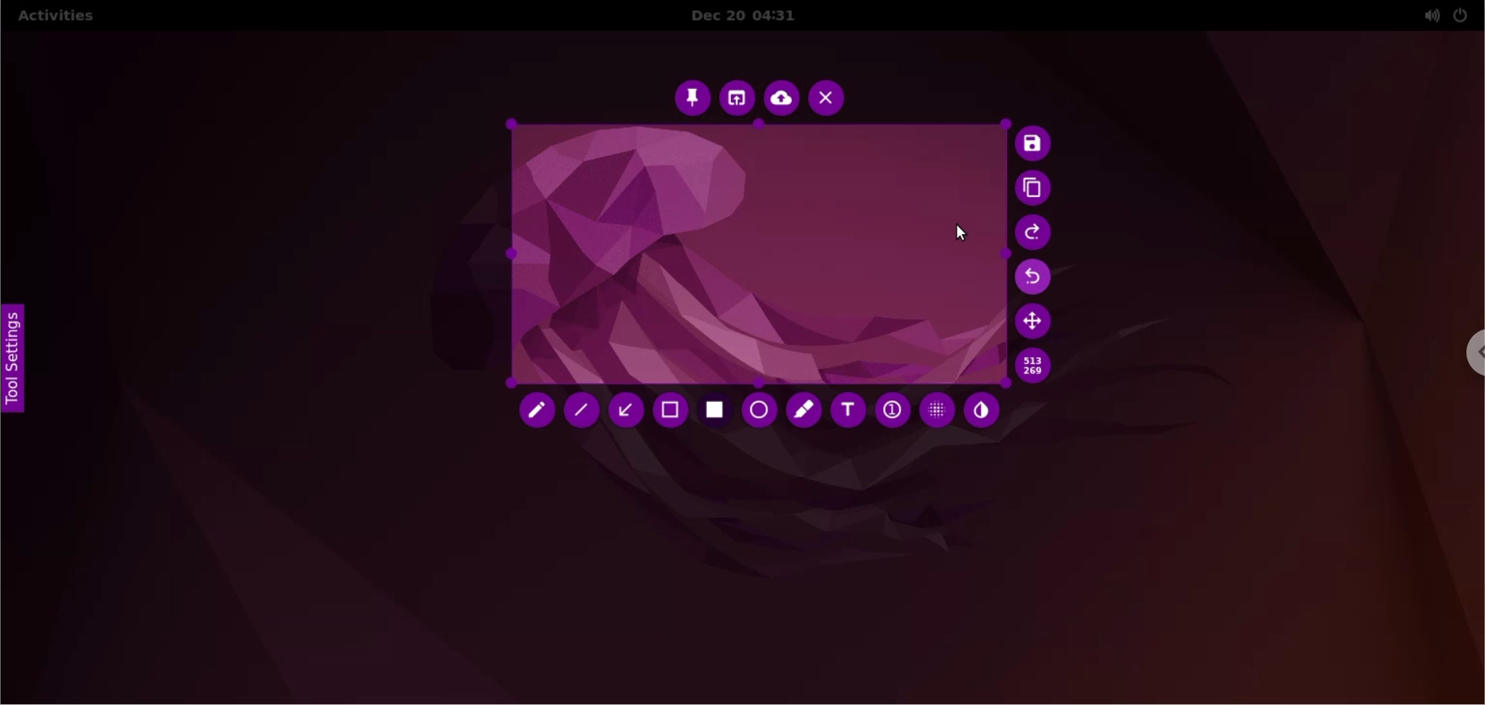  Describe the element at coordinates (582, 410) in the screenshot. I see `line tool` at that location.